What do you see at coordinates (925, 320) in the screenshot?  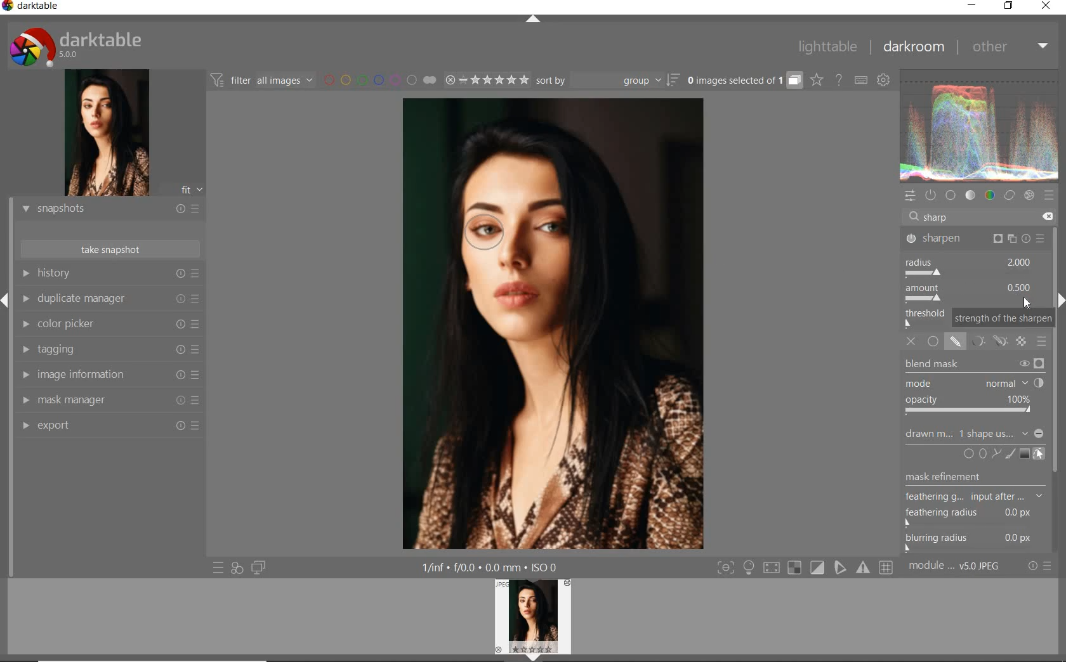 I see `THRESHOLD` at bounding box center [925, 320].